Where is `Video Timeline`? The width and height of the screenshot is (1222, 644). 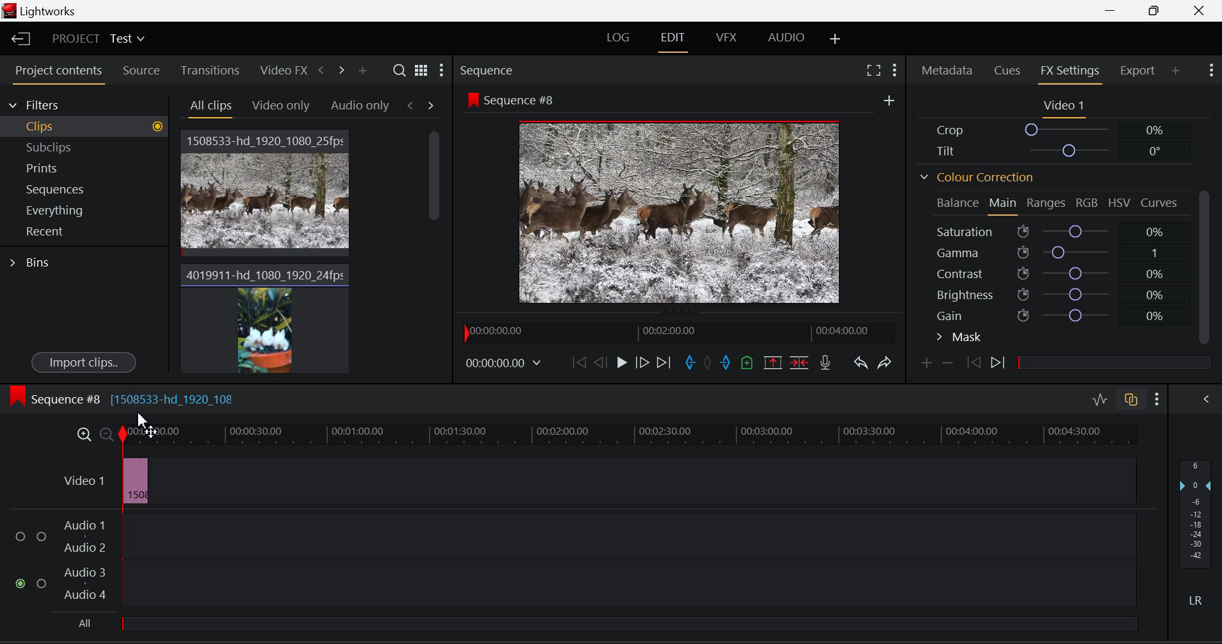
Video Timeline is located at coordinates (628, 435).